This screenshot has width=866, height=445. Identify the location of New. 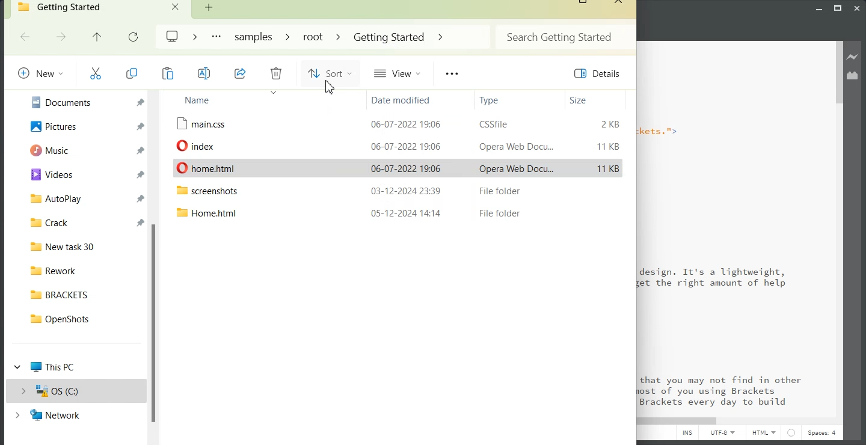
(40, 73).